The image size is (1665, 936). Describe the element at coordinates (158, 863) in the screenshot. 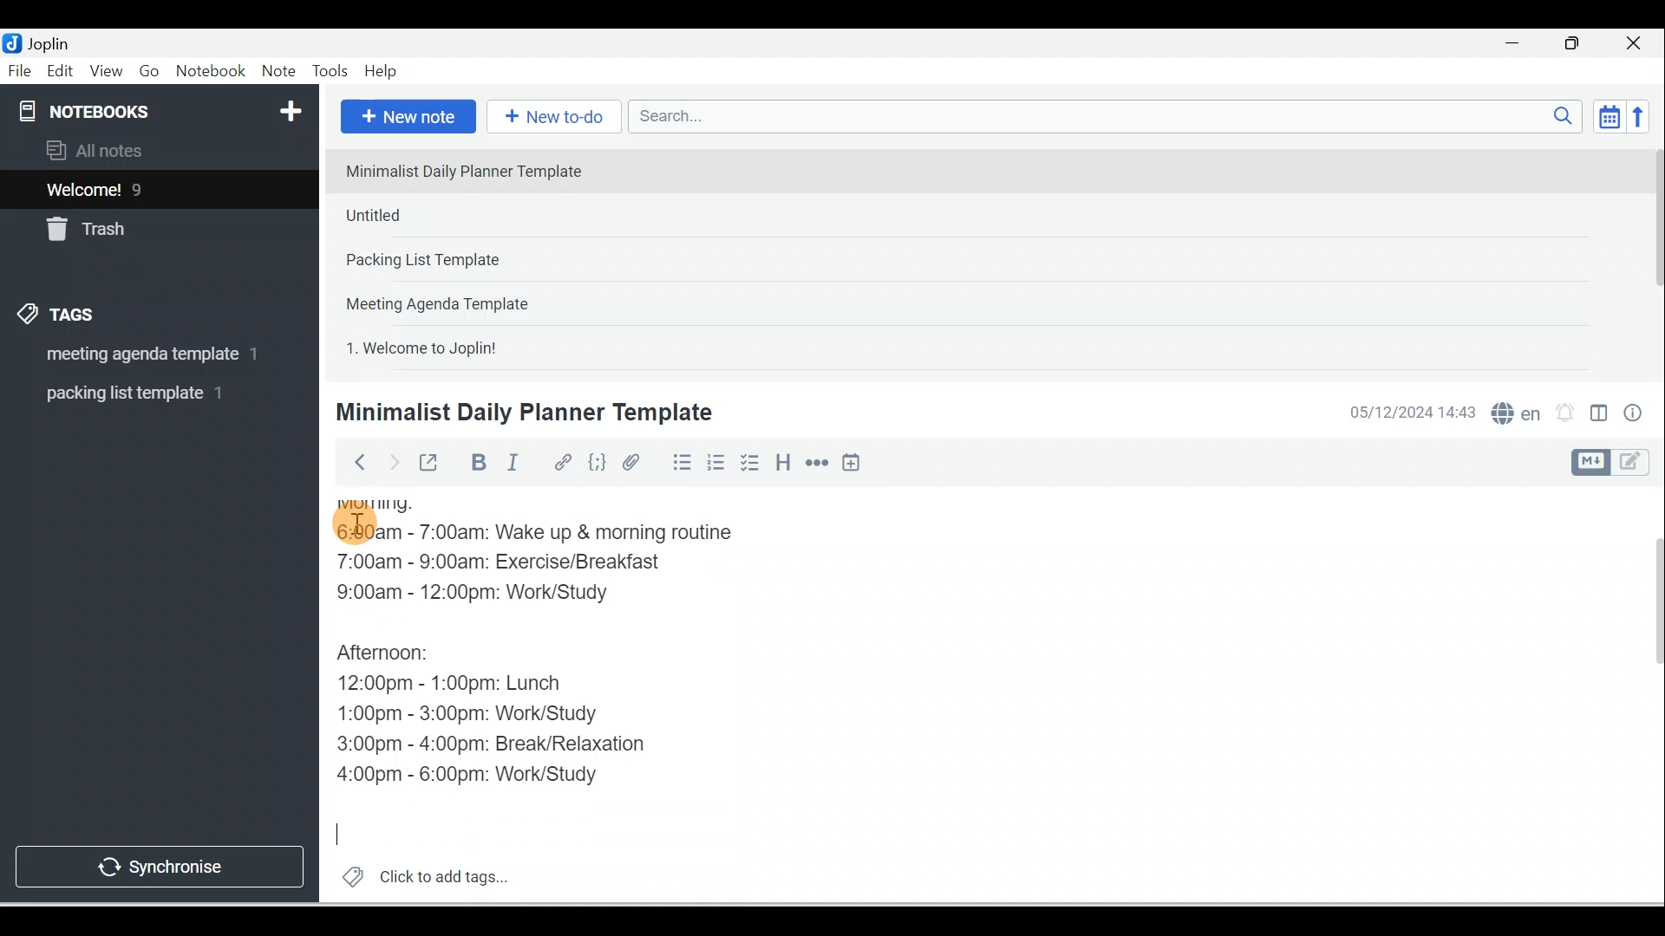

I see `Synchronise` at that location.